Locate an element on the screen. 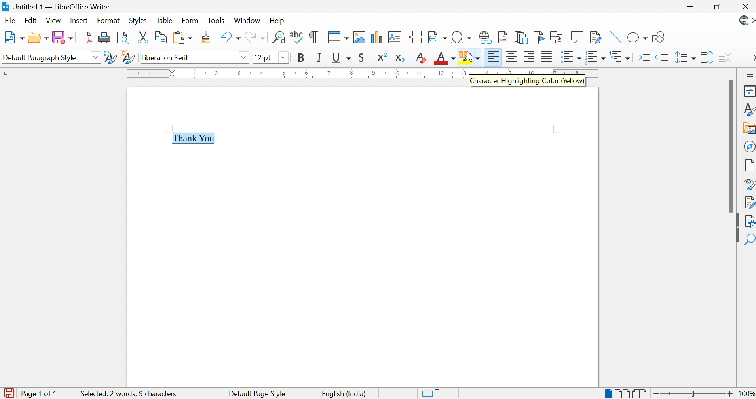 This screenshot has width=756, height=399. Toggle Unordered List is located at coordinates (571, 57).